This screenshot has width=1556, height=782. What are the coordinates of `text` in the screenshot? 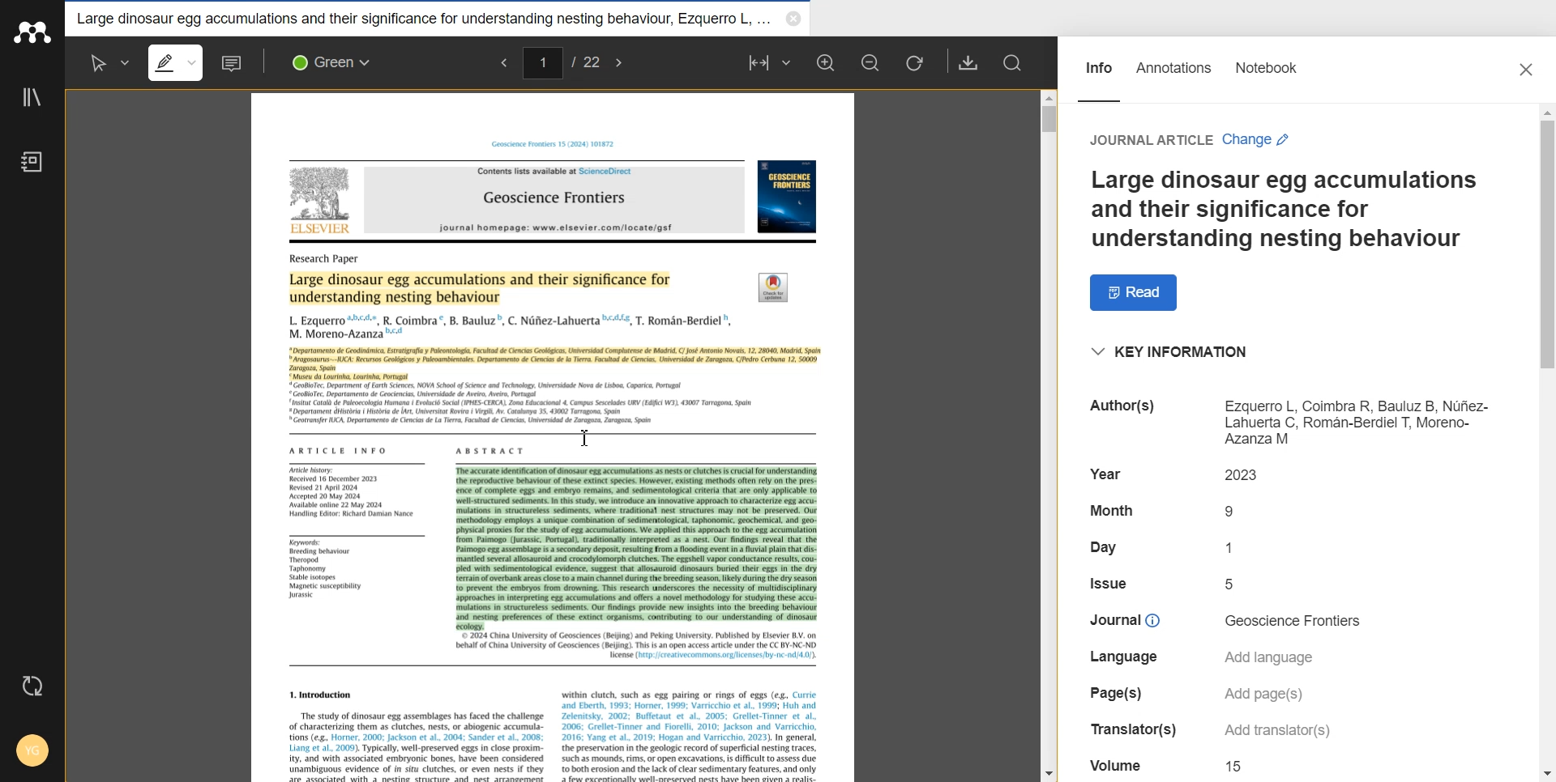 It's located at (1297, 621).